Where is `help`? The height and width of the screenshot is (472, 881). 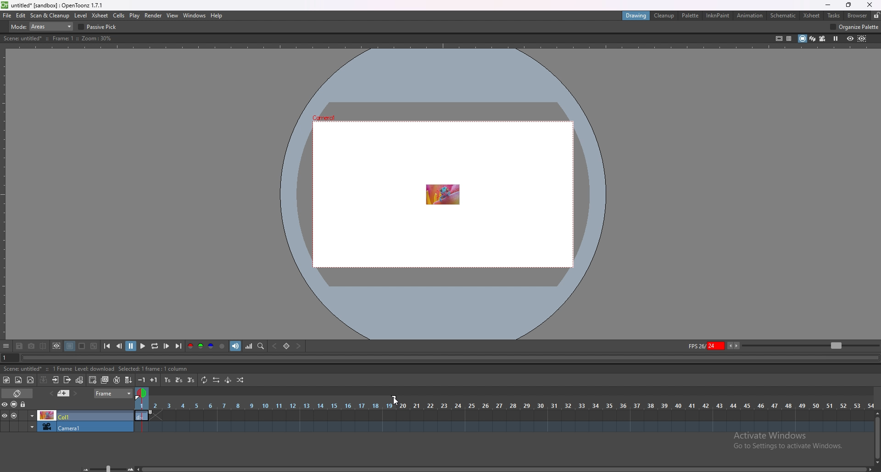 help is located at coordinates (216, 16).